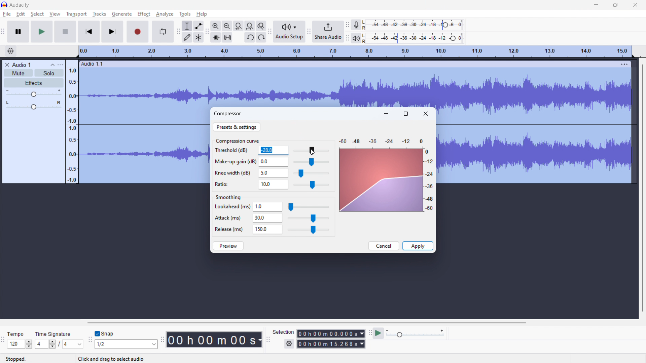 This screenshot has width=646, height=363. I want to click on share audio, so click(328, 31).